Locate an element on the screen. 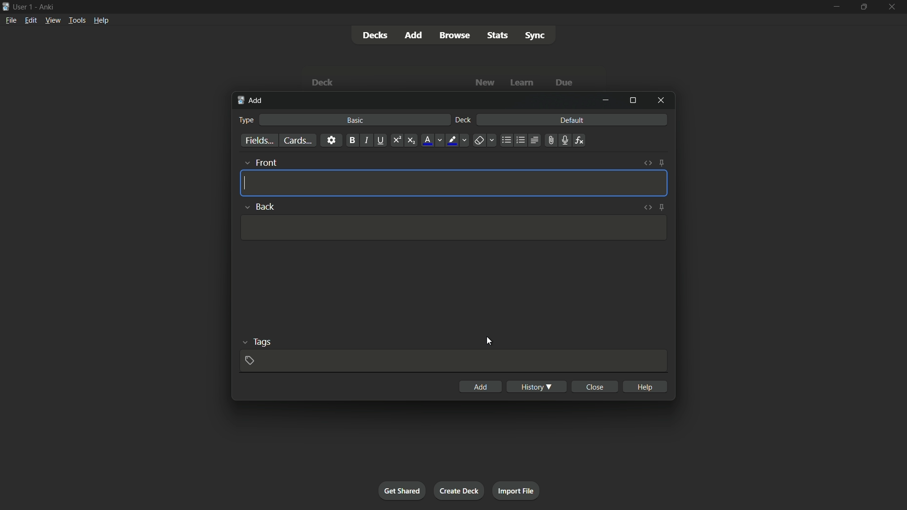  stats is located at coordinates (497, 35).